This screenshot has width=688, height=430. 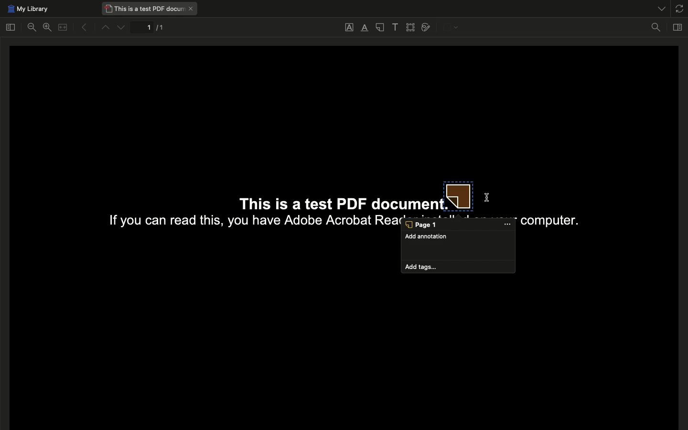 I want to click on cursor, so click(x=485, y=199).